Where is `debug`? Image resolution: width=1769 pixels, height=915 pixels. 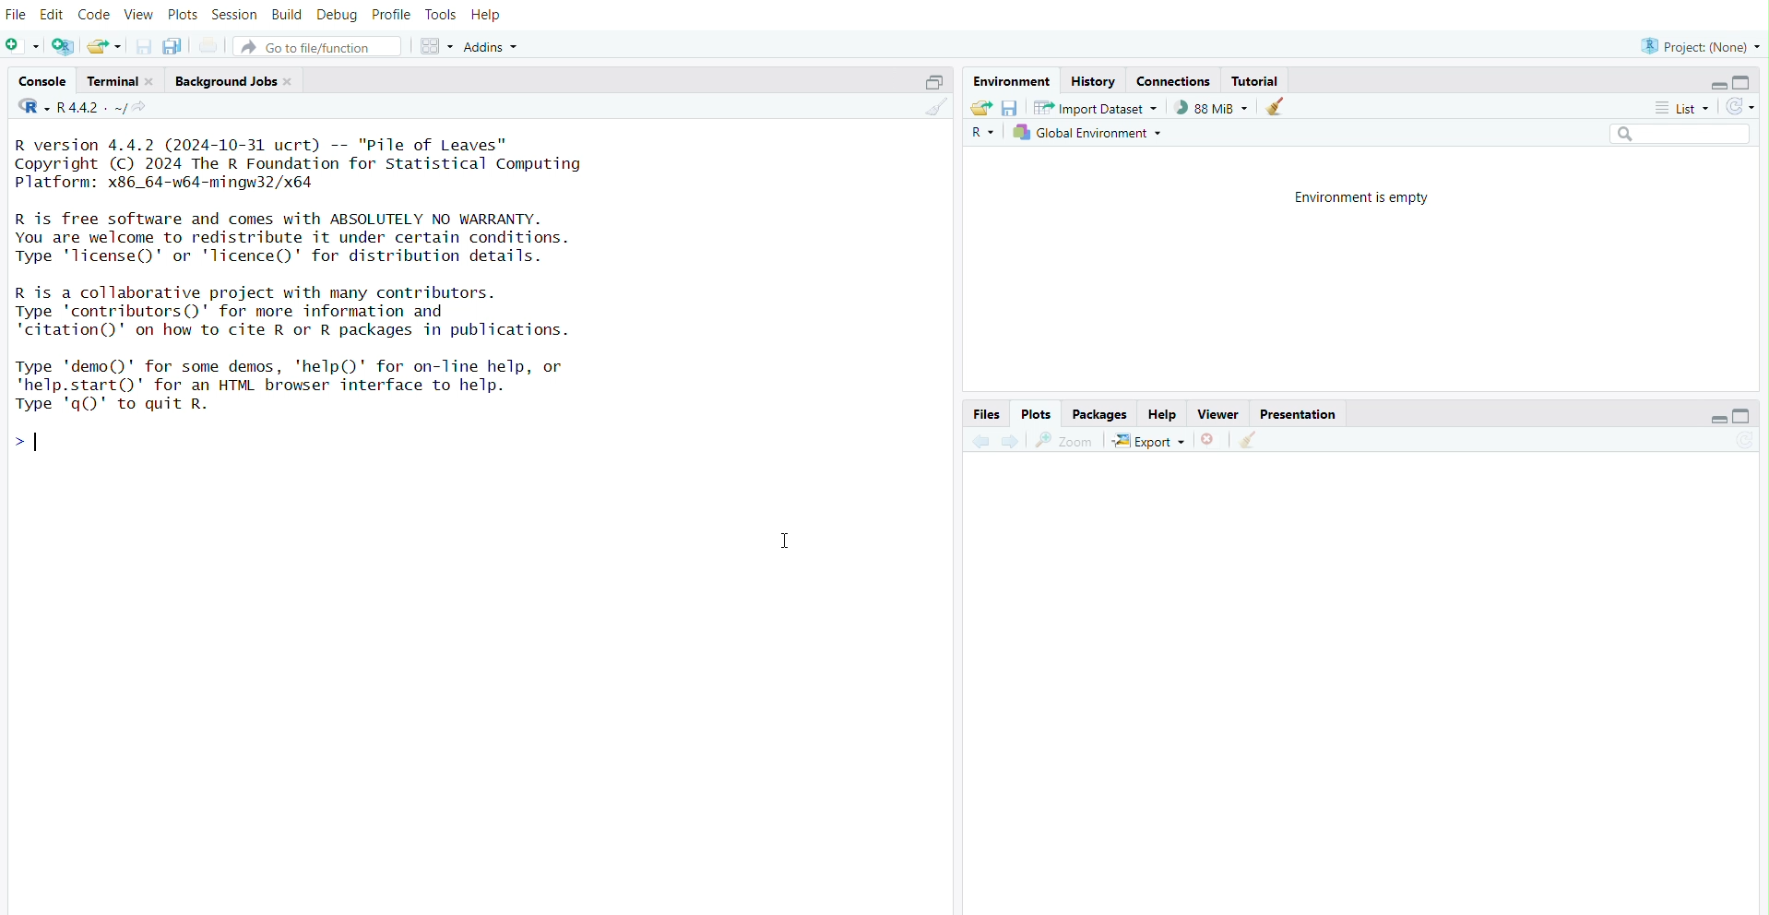
debug is located at coordinates (338, 12).